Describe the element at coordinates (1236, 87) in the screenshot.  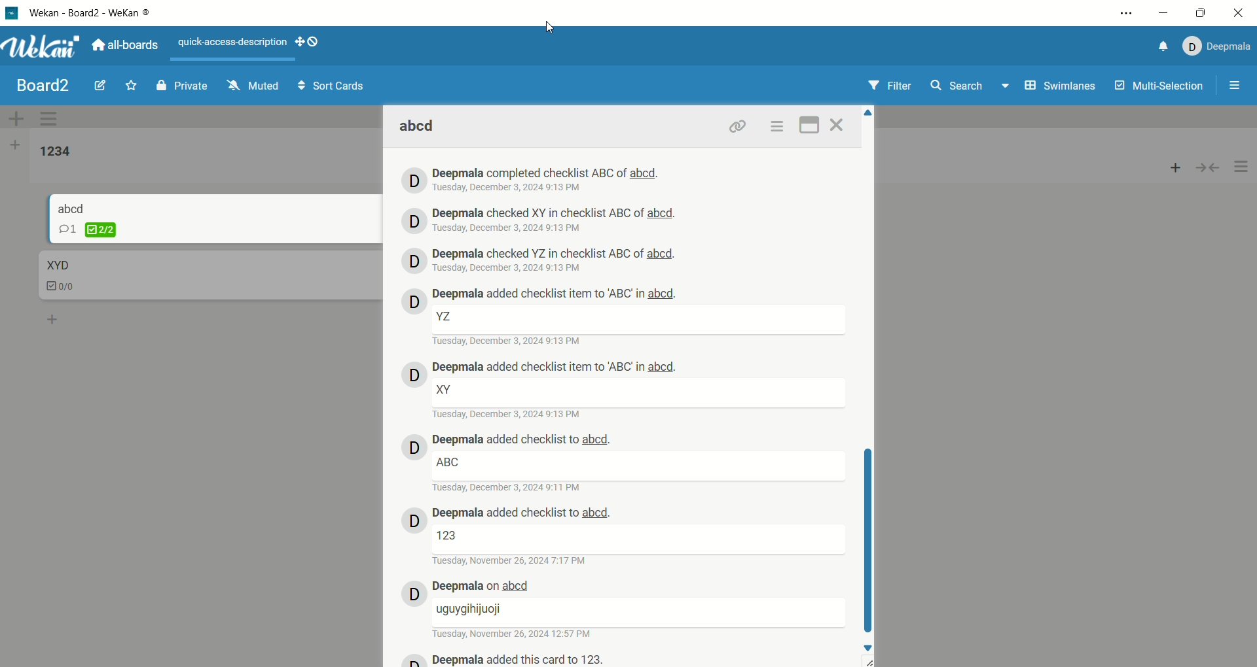
I see `options` at that location.